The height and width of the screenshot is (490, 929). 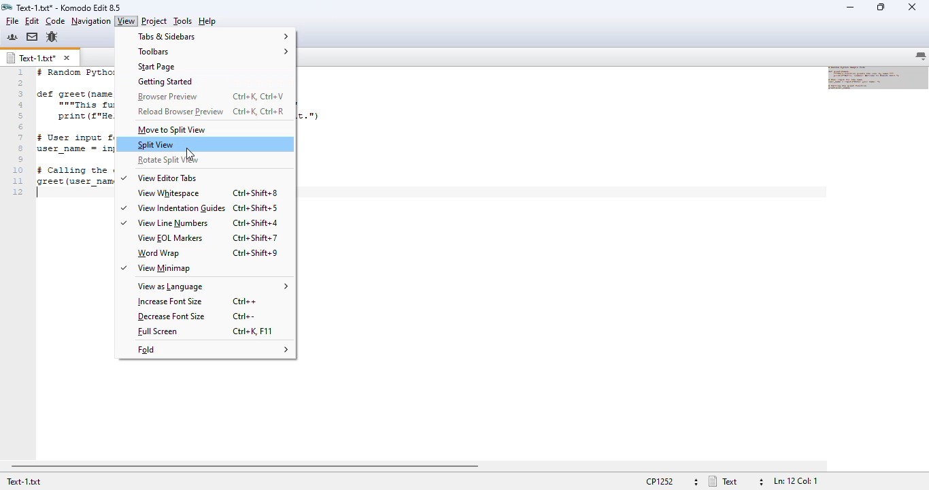 I want to click on title - Text-1.txt- Komodo Edit 8.5, so click(x=69, y=7).